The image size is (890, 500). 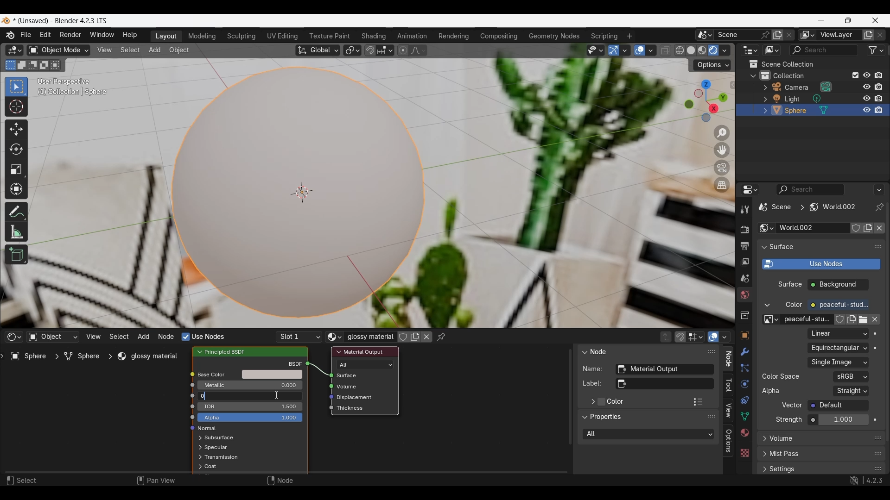 I want to click on Sphere mesh options, so click(x=824, y=110).